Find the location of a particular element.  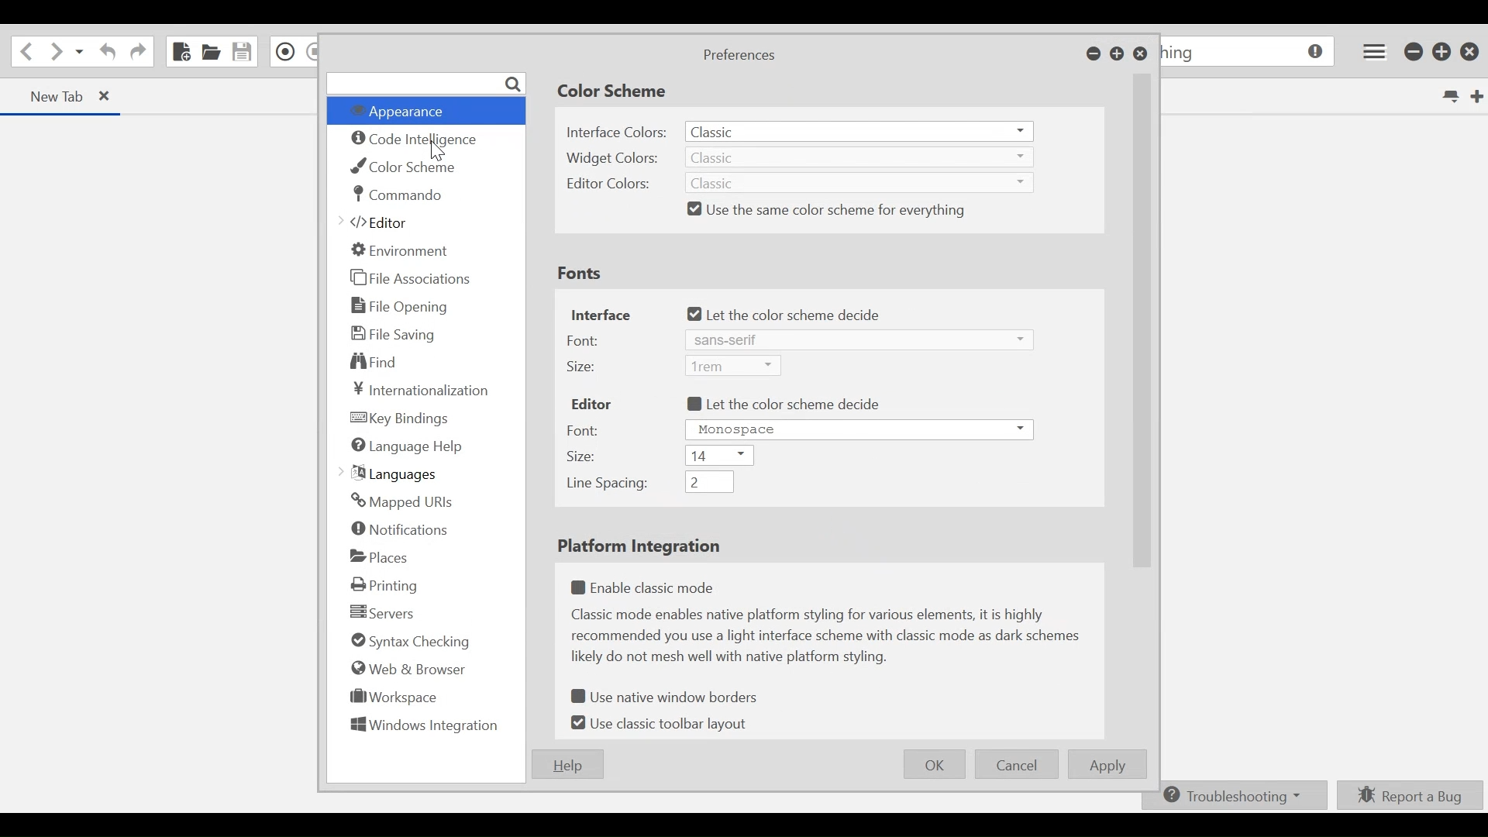

Go forward one location is located at coordinates (55, 53).